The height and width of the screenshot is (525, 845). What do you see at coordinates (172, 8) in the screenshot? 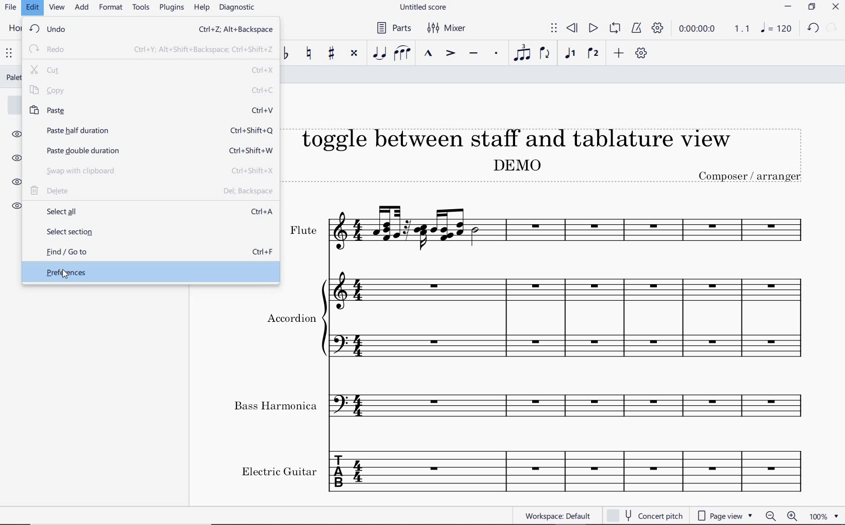
I see `plugins` at bounding box center [172, 8].